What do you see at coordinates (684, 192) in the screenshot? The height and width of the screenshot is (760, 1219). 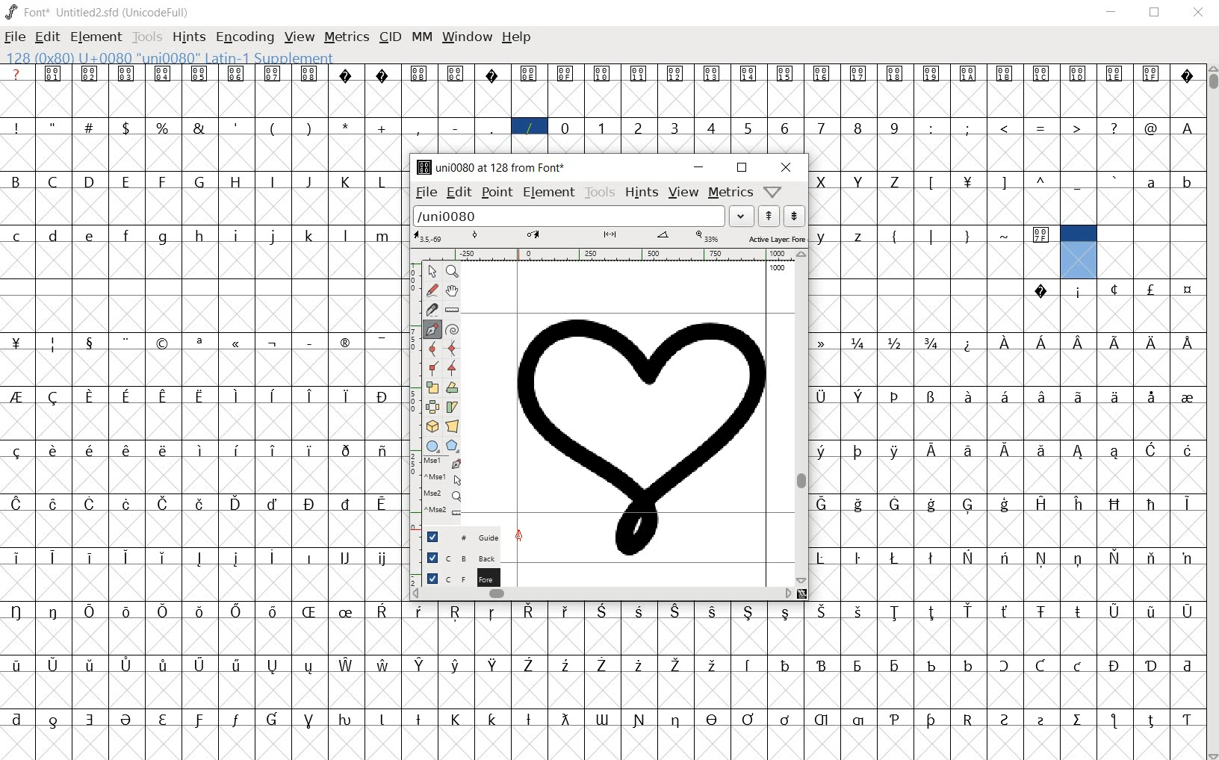 I see `view` at bounding box center [684, 192].